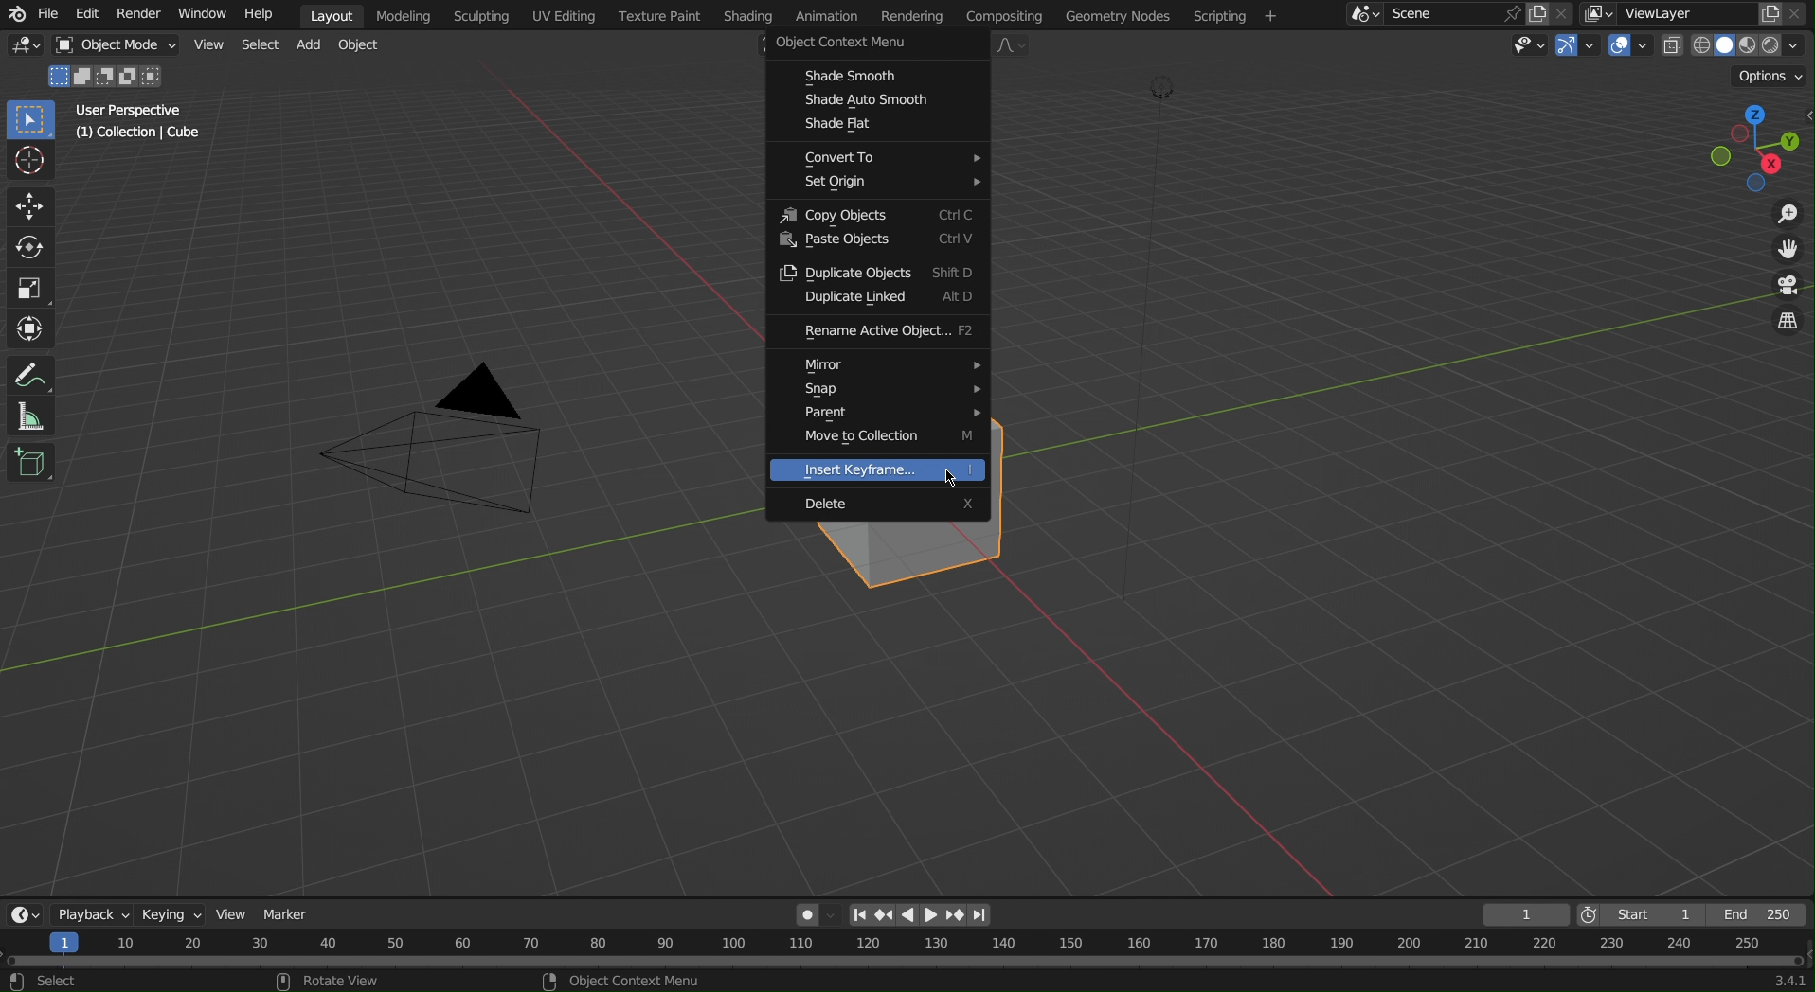 The image size is (1815, 992). I want to click on Insert Keyframe, so click(878, 470).